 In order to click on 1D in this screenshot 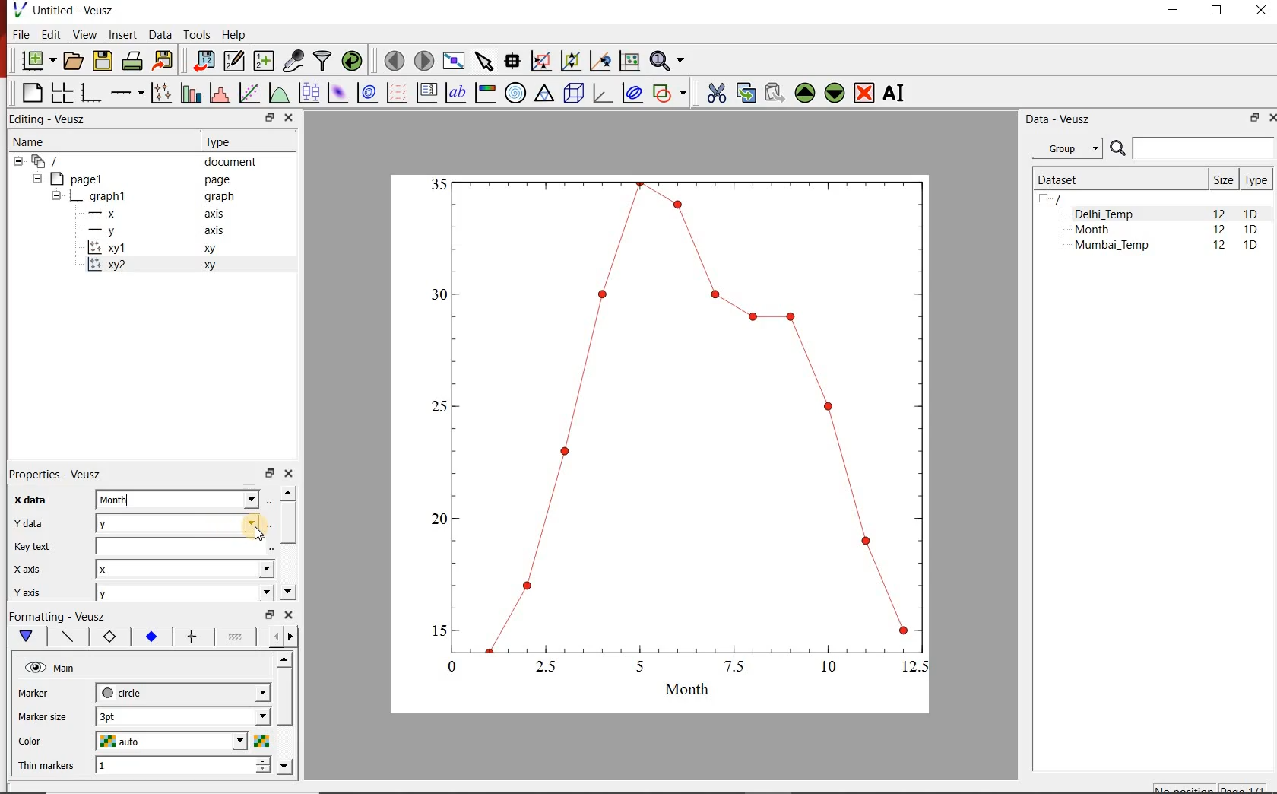, I will do `click(1251, 214)`.